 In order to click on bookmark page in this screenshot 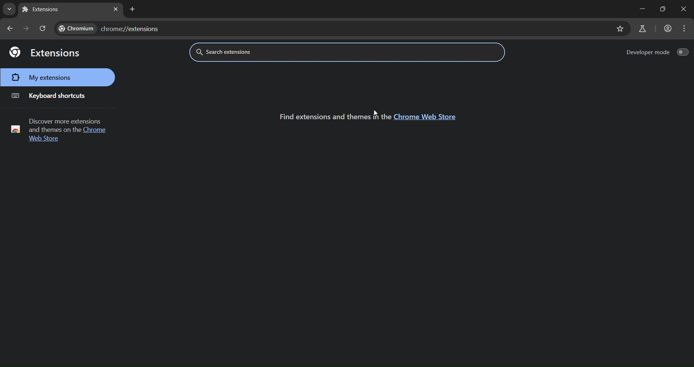, I will do `click(622, 30)`.